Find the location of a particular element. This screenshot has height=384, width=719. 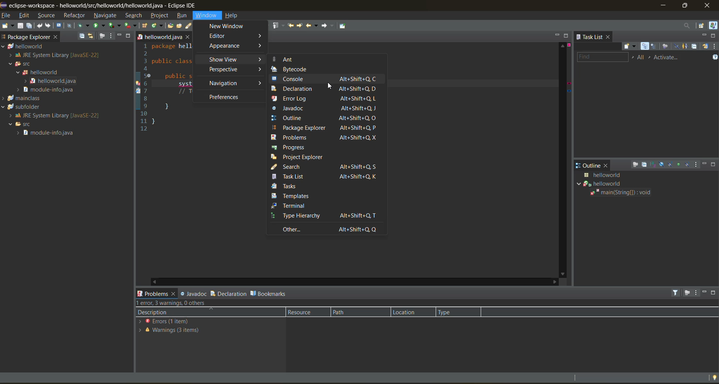

next annotation is located at coordinates (264, 26).